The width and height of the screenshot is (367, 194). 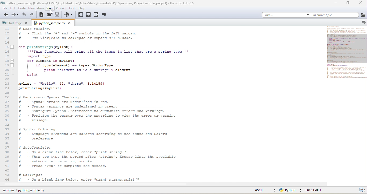 What do you see at coordinates (62, 9) in the screenshot?
I see `project` at bounding box center [62, 9].